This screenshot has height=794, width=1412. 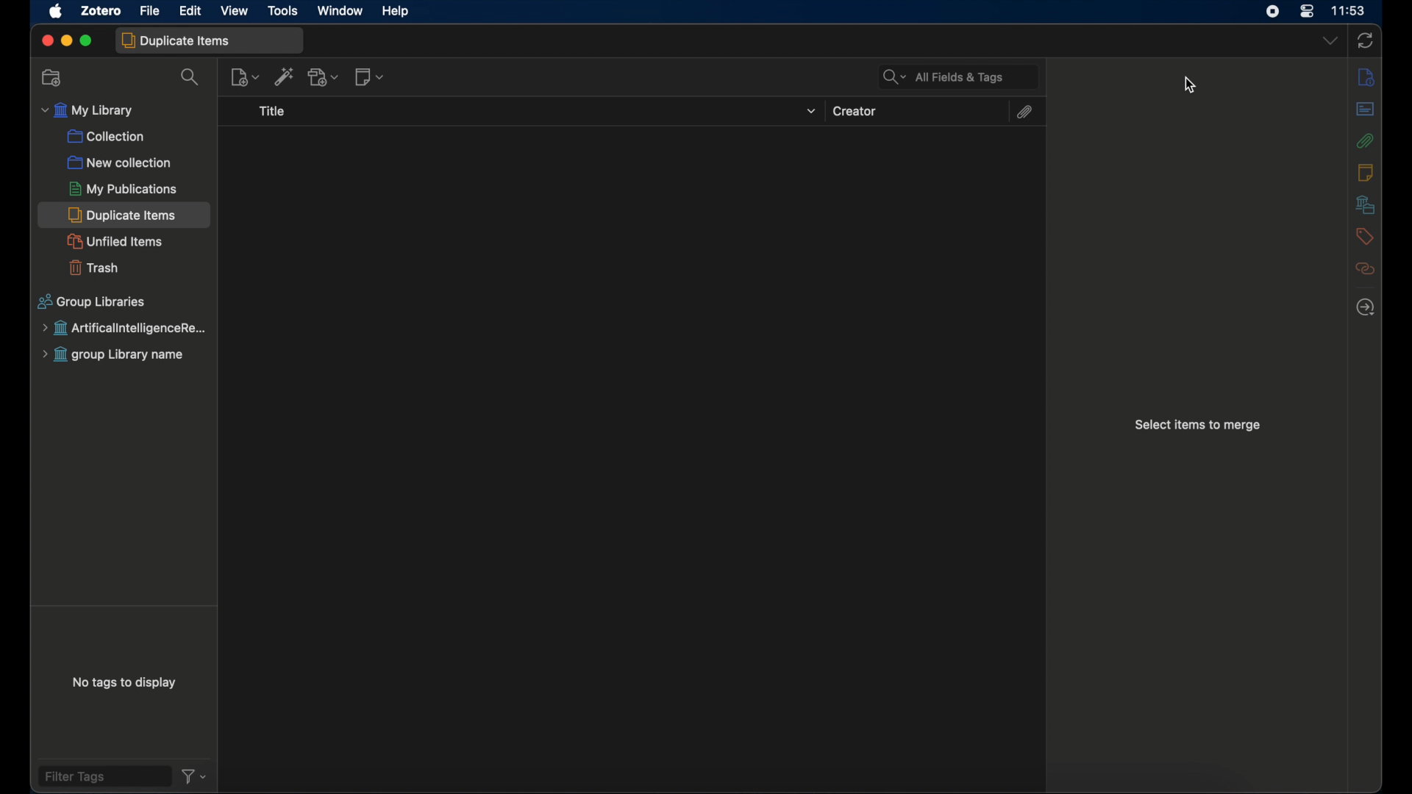 What do you see at coordinates (102, 776) in the screenshot?
I see `filter tags` at bounding box center [102, 776].